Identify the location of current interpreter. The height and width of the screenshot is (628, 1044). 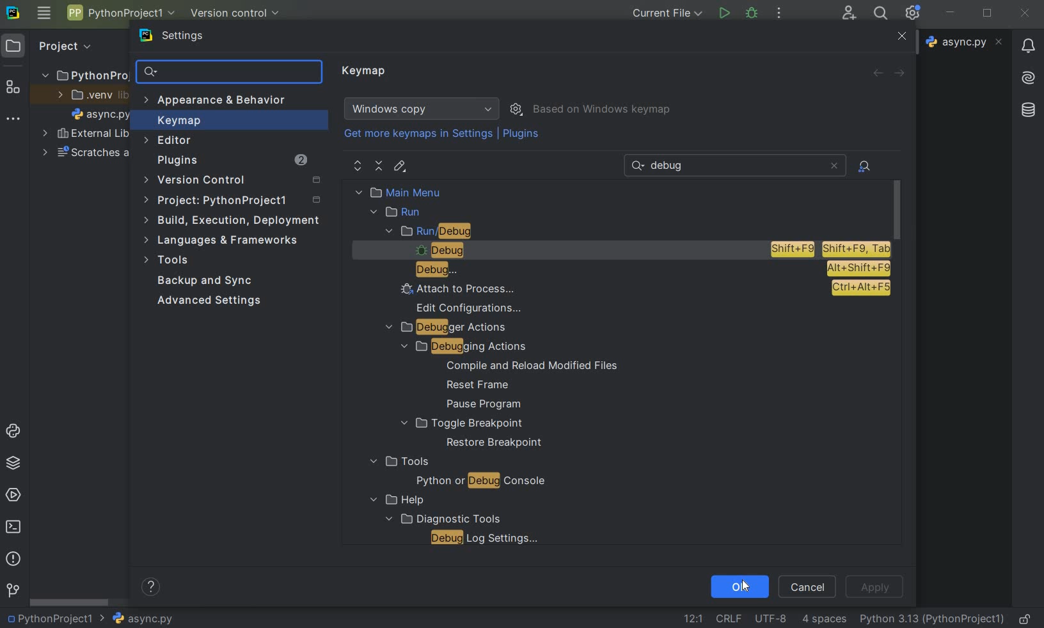
(933, 618).